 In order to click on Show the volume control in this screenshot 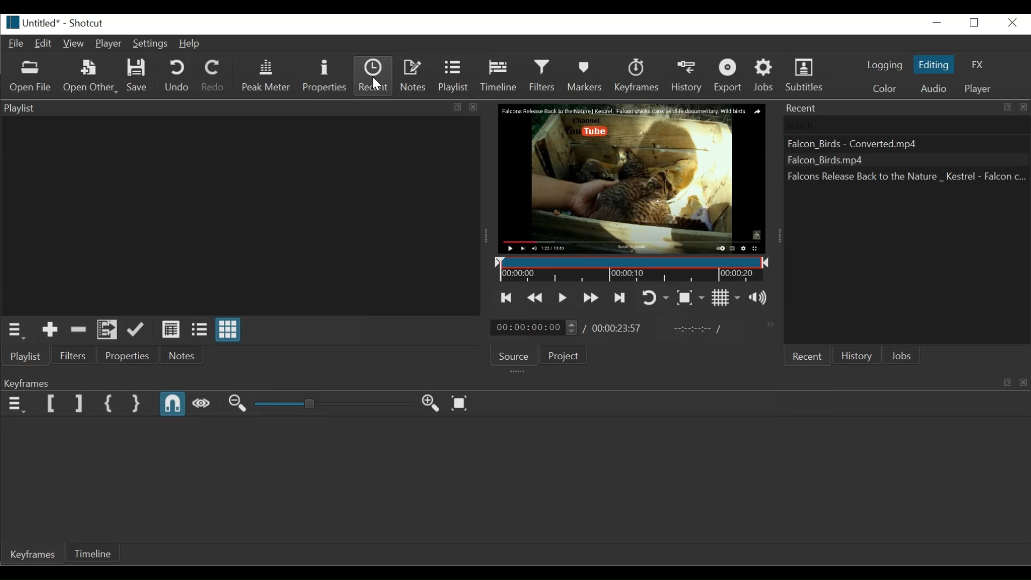, I will do `click(760, 299)`.